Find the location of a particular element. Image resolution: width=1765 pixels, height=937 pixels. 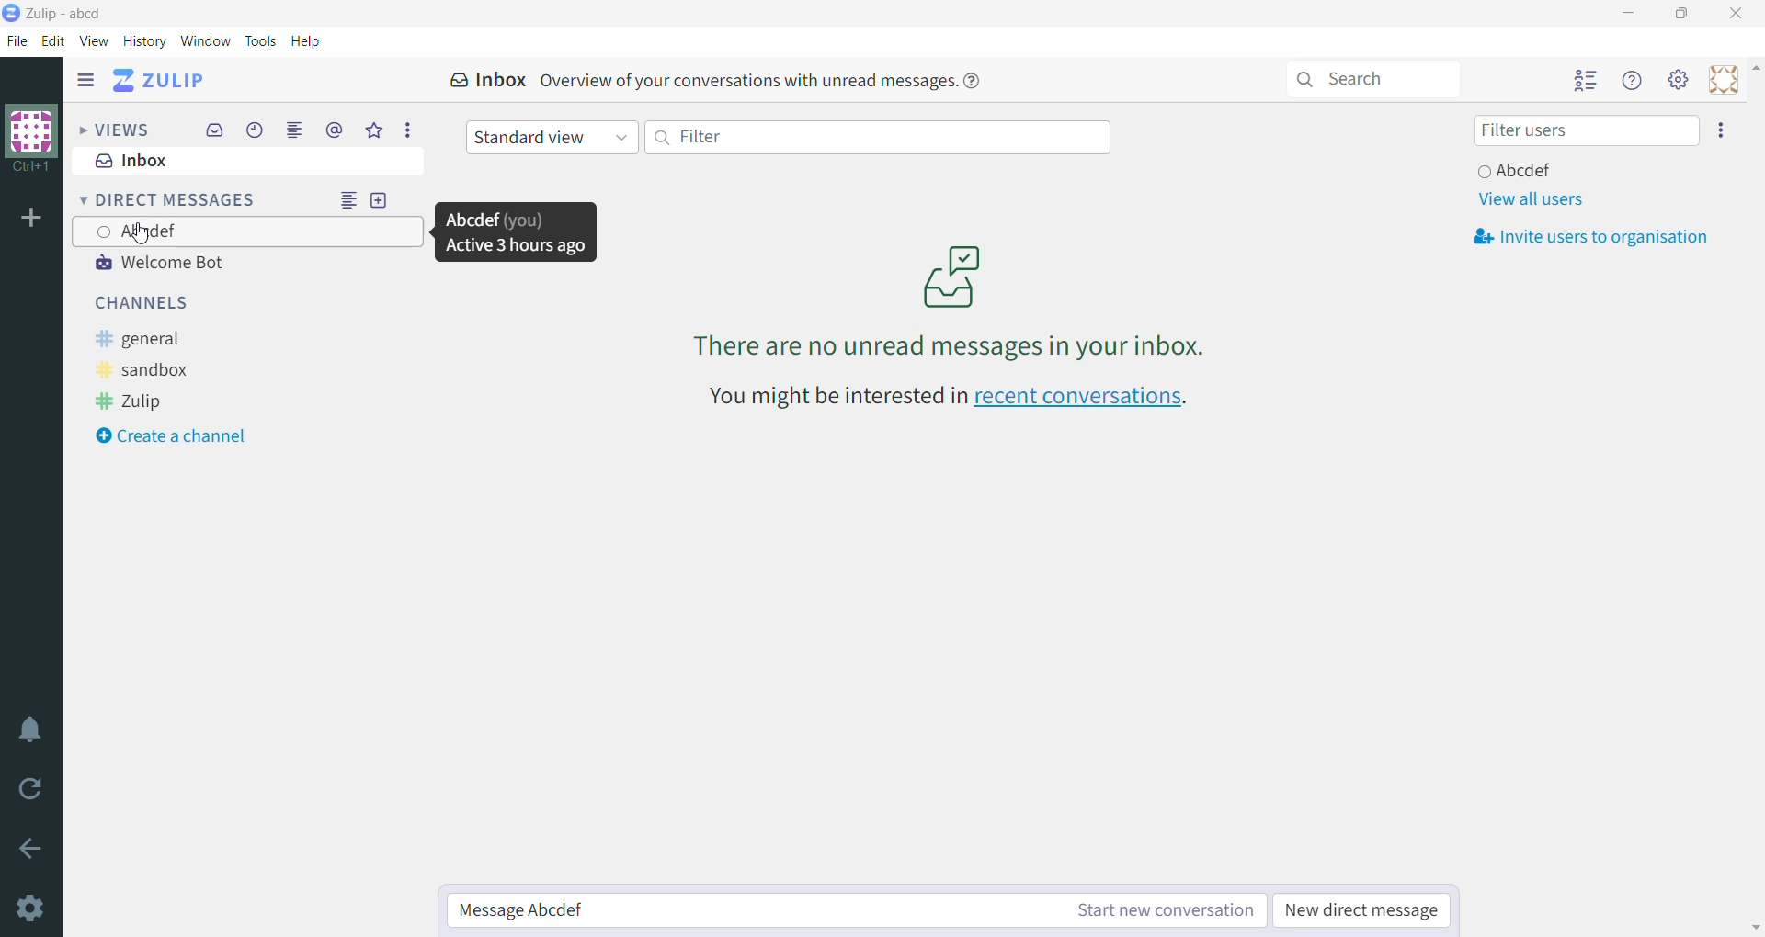

Personal Menu is located at coordinates (1720, 80).